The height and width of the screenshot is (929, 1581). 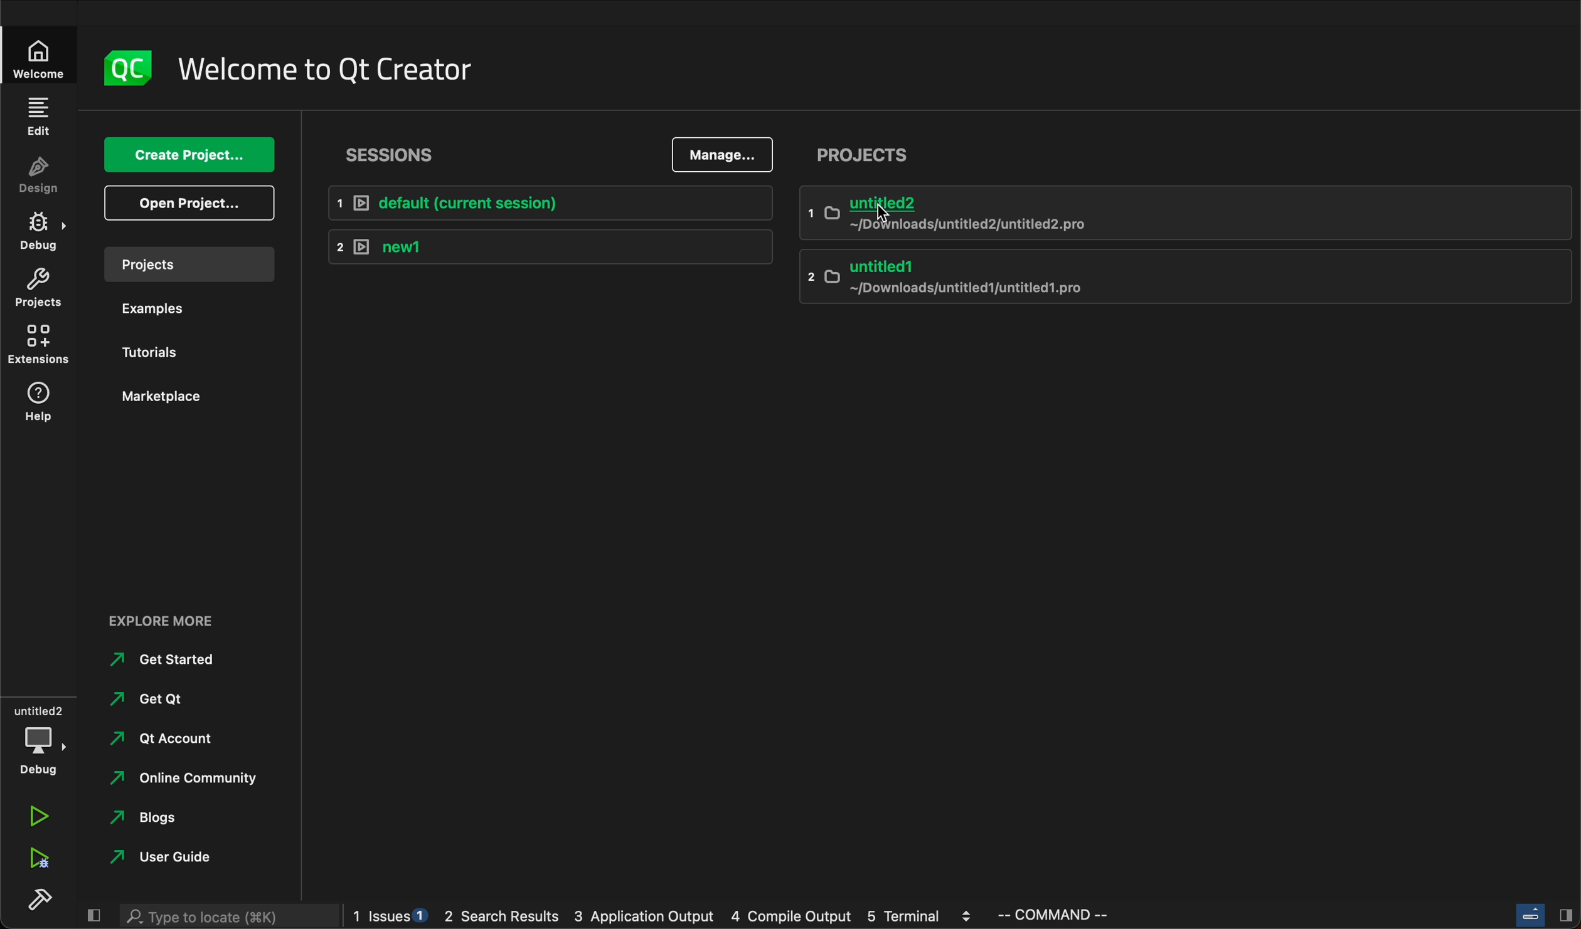 What do you see at coordinates (34, 906) in the screenshot?
I see `build` at bounding box center [34, 906].